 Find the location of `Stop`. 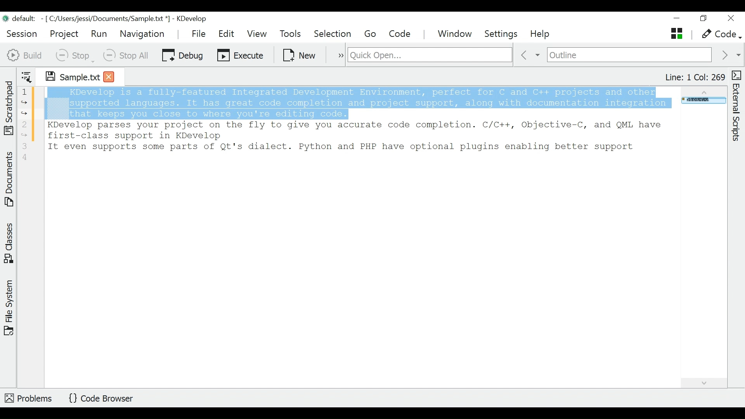

Stop is located at coordinates (74, 55).